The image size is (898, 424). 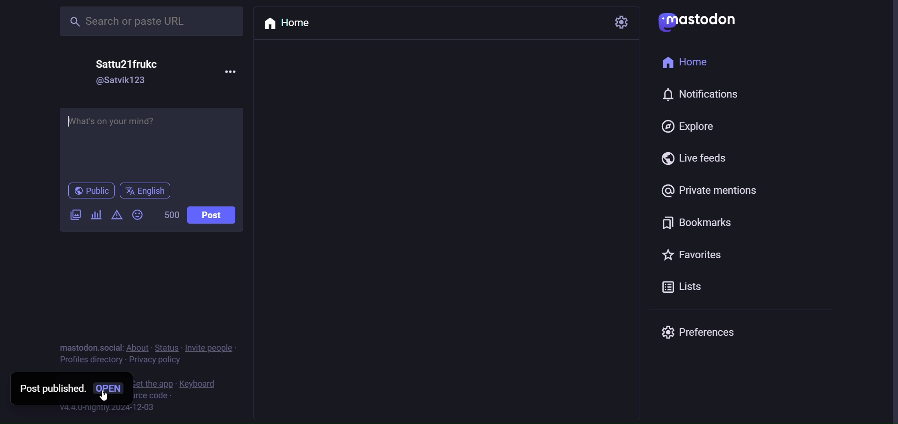 What do you see at coordinates (126, 64) in the screenshot?
I see `name` at bounding box center [126, 64].